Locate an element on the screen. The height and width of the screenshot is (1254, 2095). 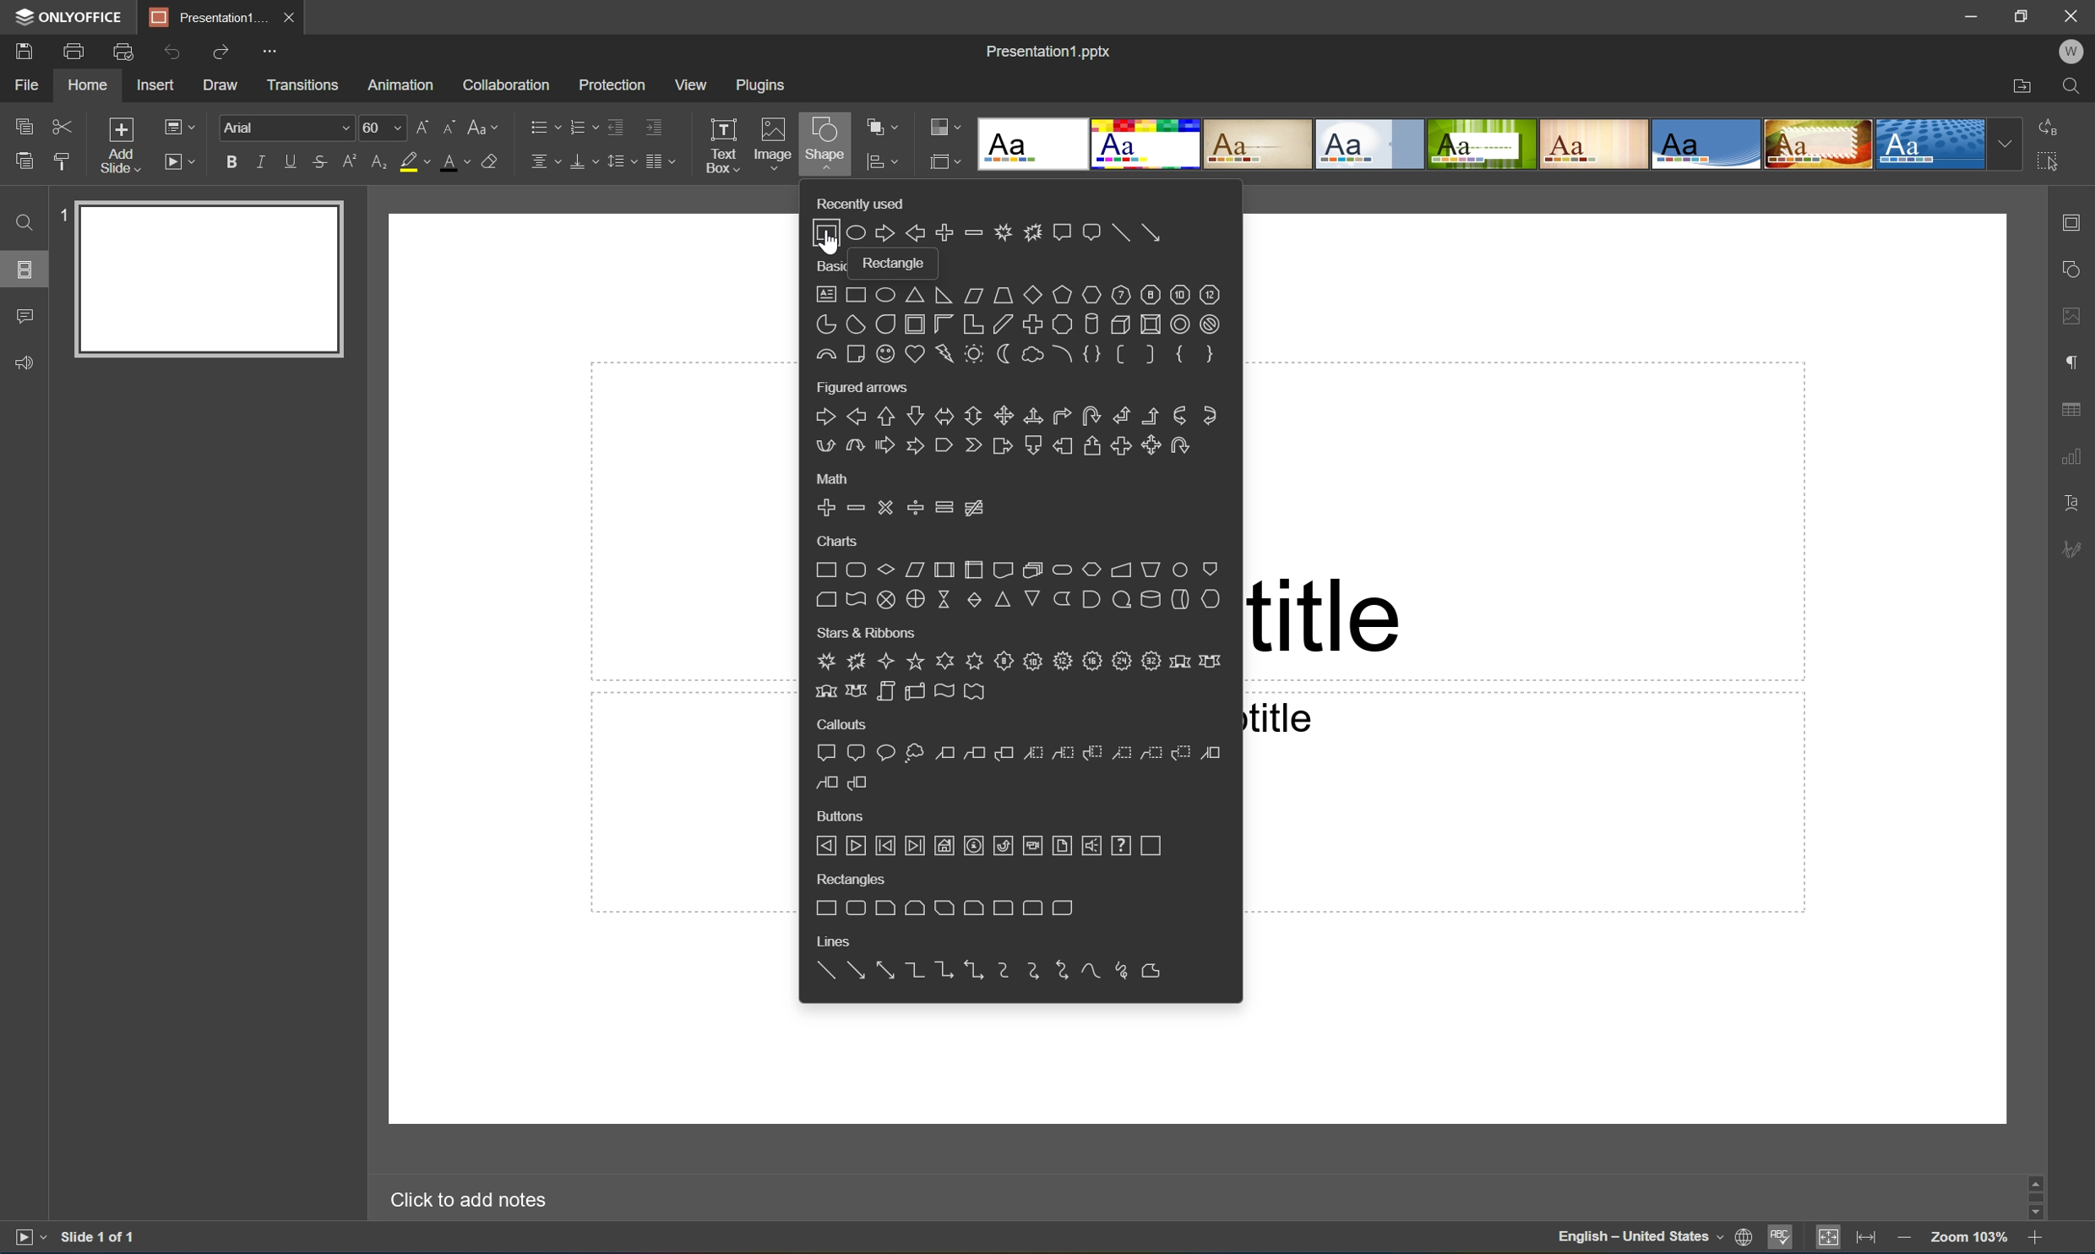
Bullets is located at coordinates (540, 126).